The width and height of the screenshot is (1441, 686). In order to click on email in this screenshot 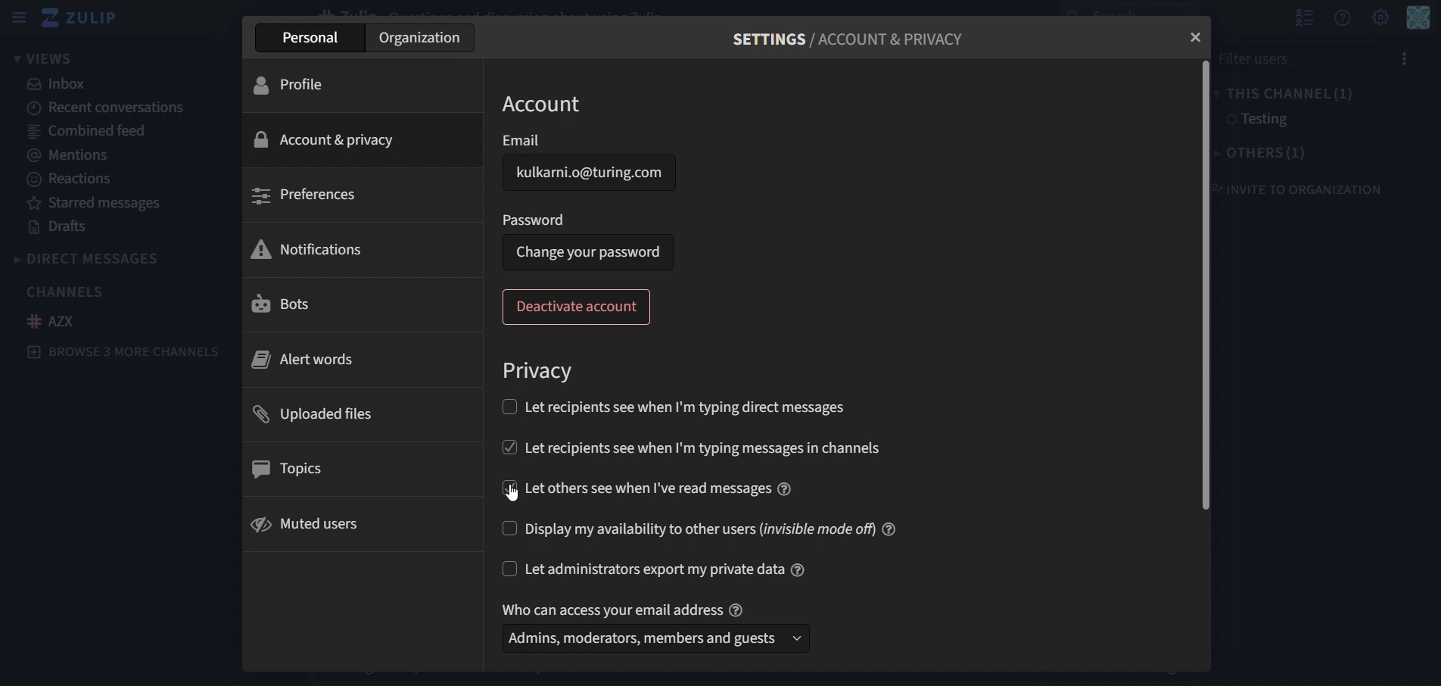, I will do `click(590, 141)`.